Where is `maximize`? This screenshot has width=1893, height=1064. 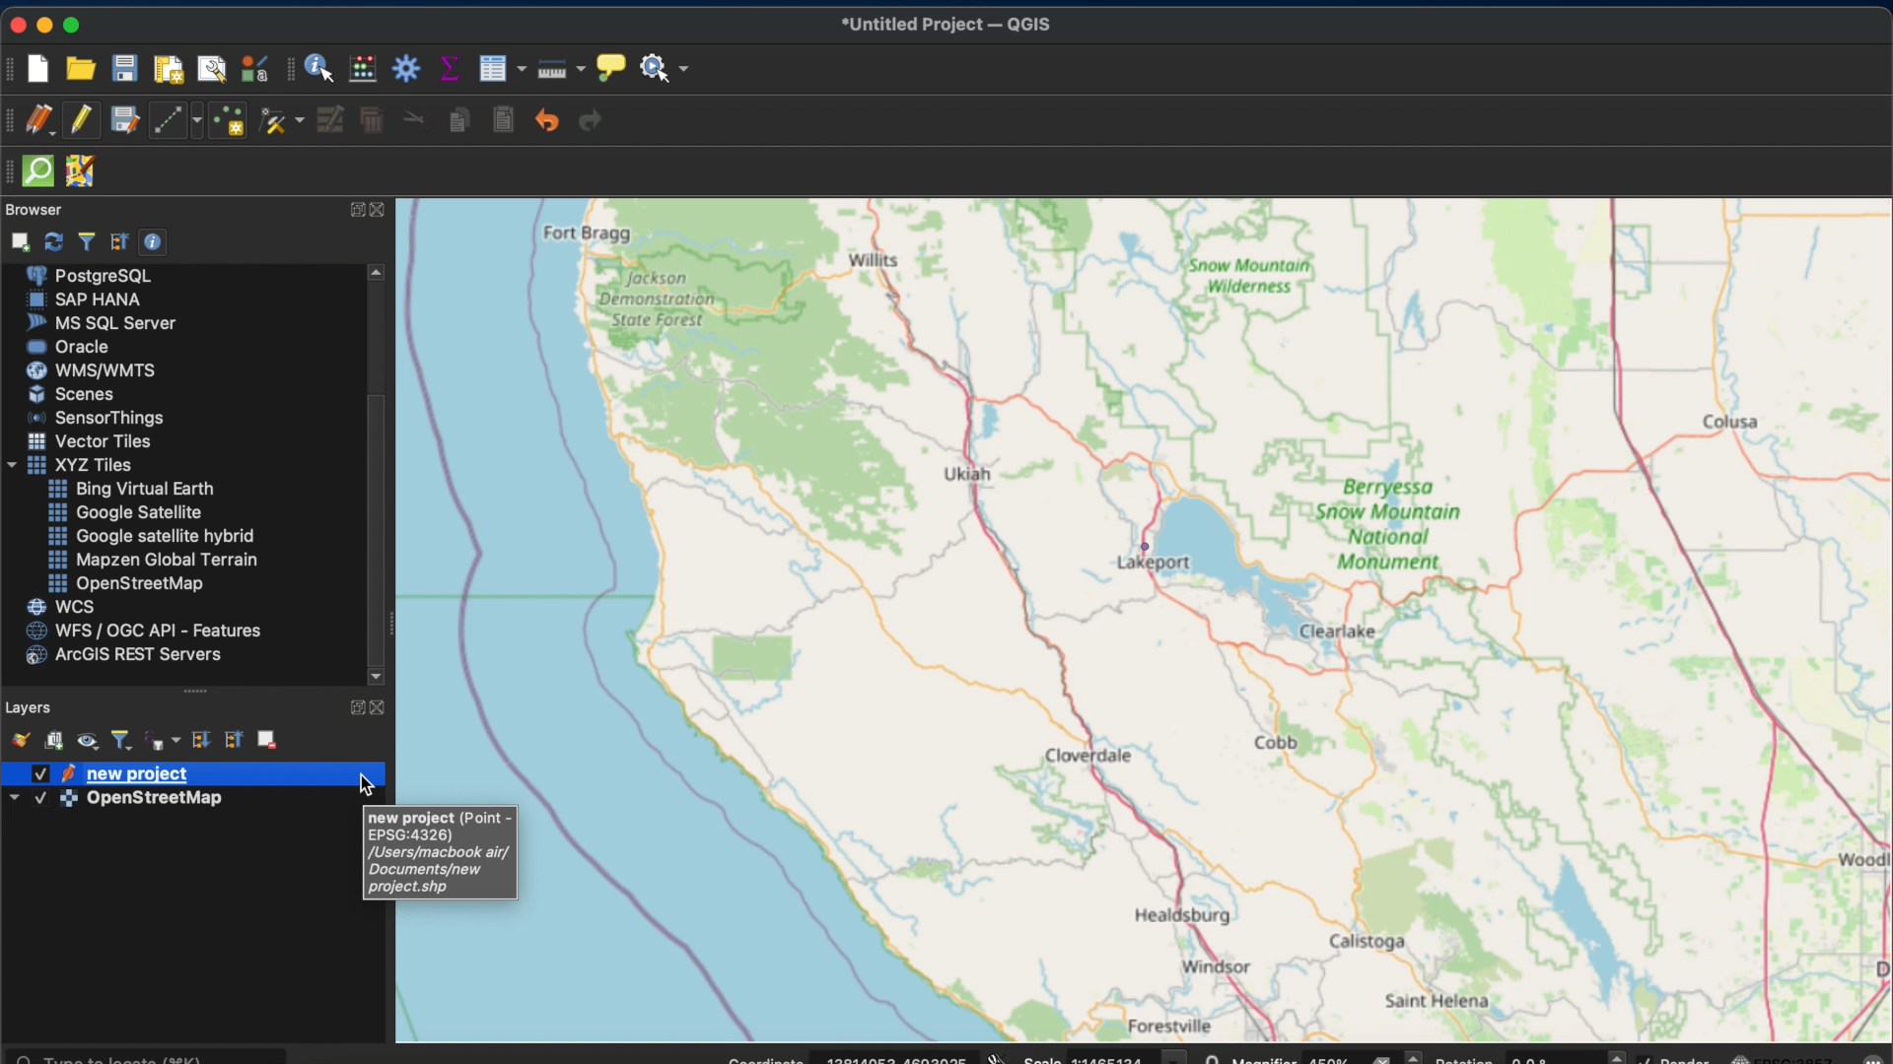 maximize is located at coordinates (76, 24).